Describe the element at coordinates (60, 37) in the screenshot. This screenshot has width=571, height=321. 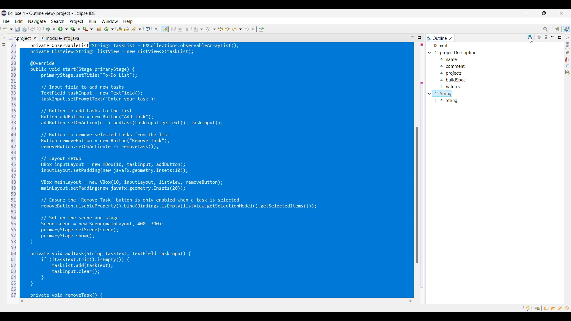
I see `Other tab` at that location.